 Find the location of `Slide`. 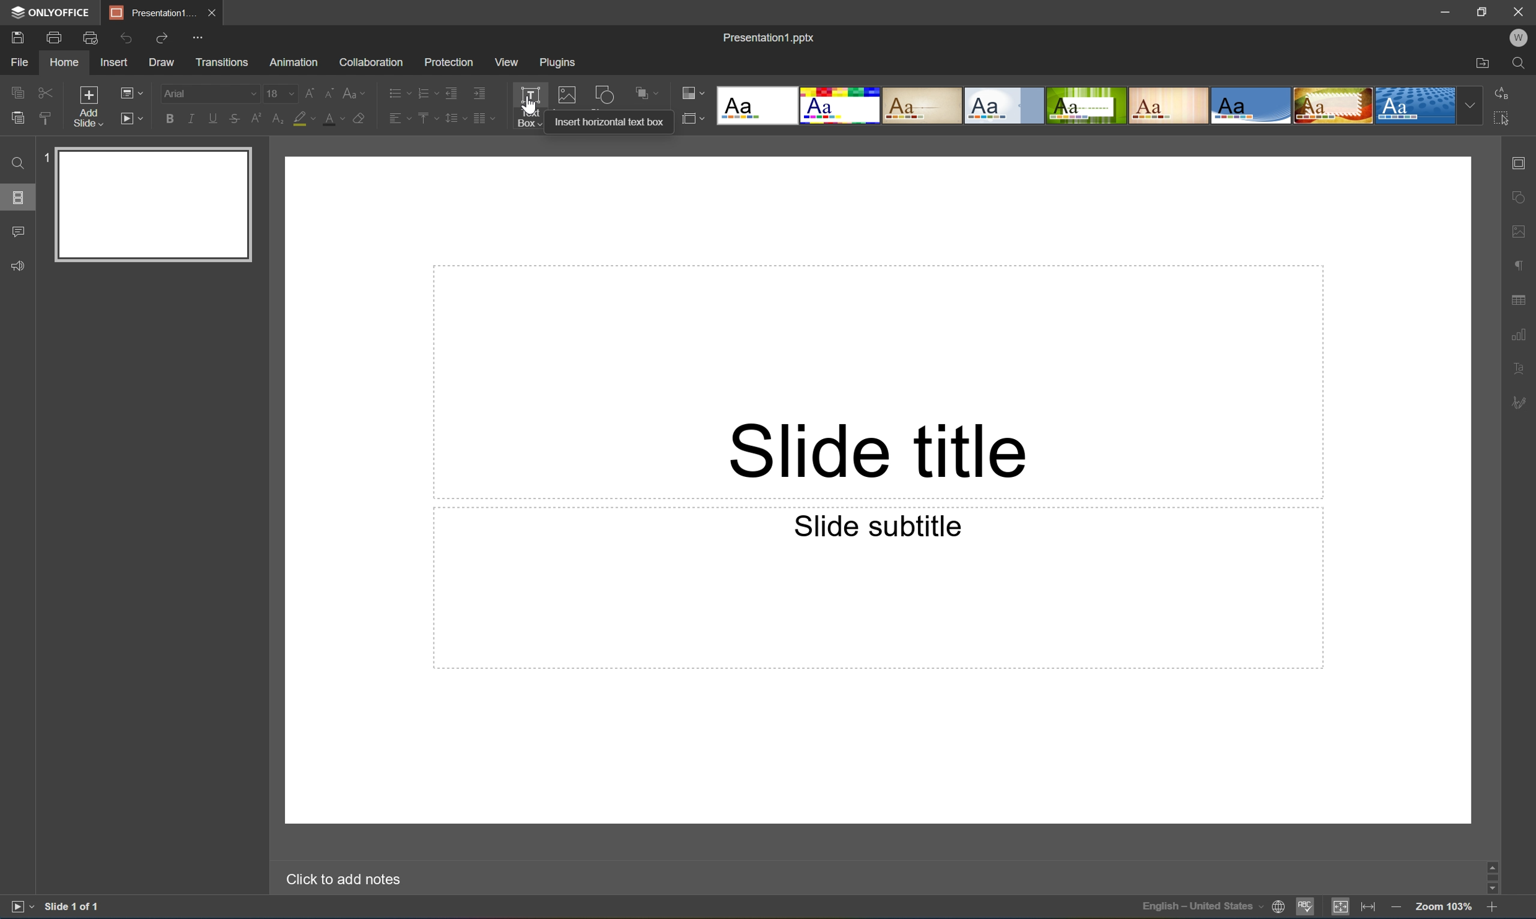

Slide is located at coordinates (155, 205).